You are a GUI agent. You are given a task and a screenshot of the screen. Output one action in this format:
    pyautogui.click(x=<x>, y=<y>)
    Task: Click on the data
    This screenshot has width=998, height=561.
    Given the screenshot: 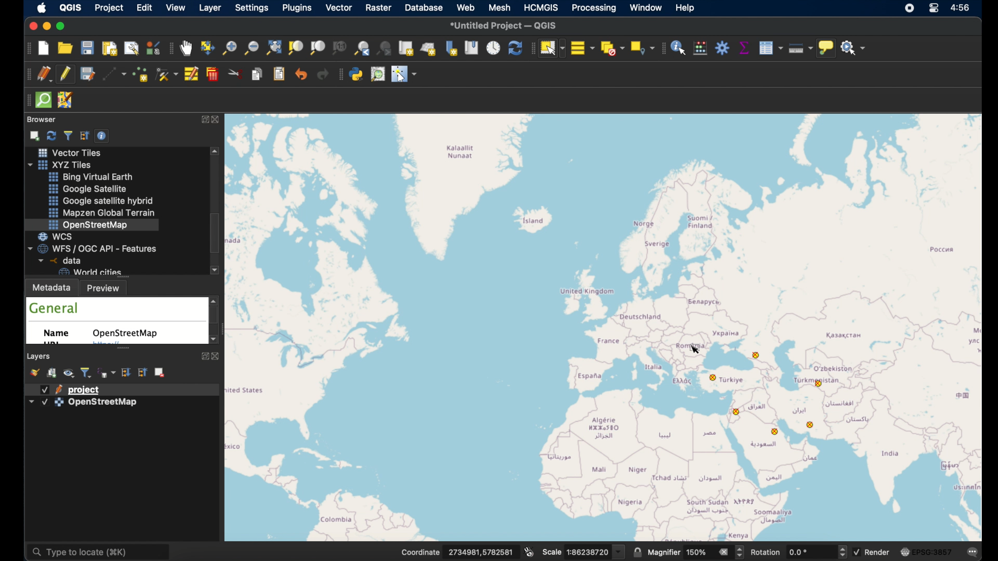 What is the action you would take?
    pyautogui.click(x=58, y=260)
    